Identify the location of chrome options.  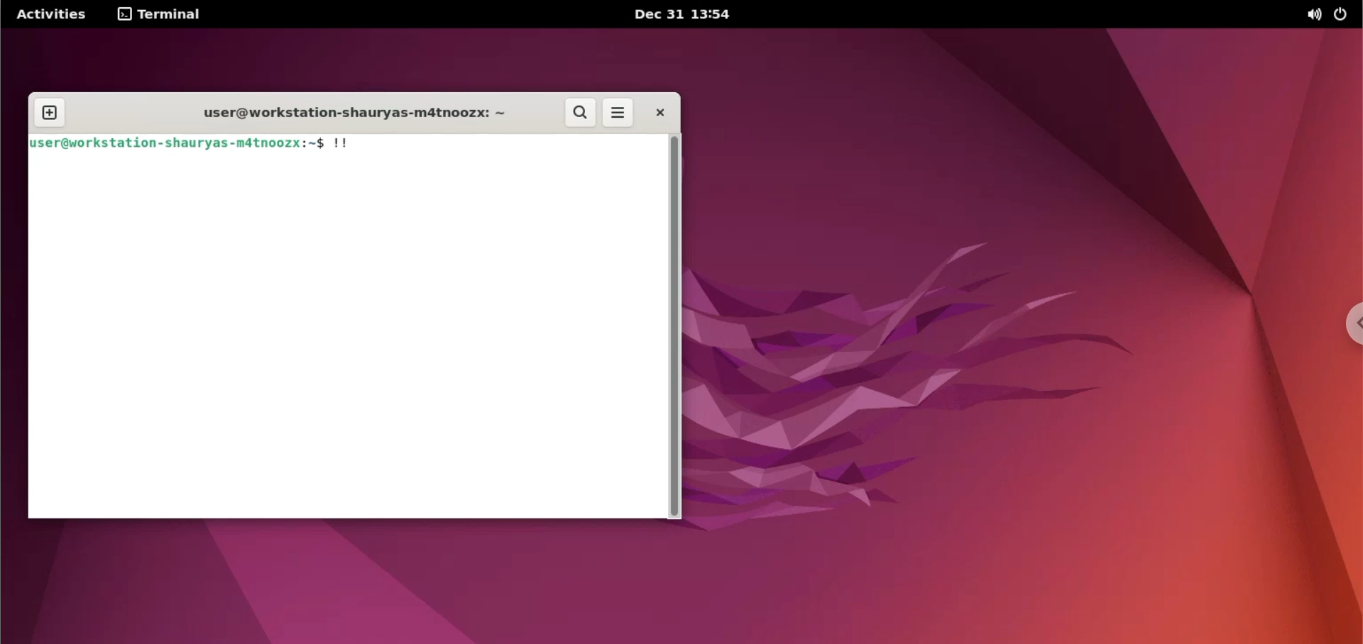
(1350, 325).